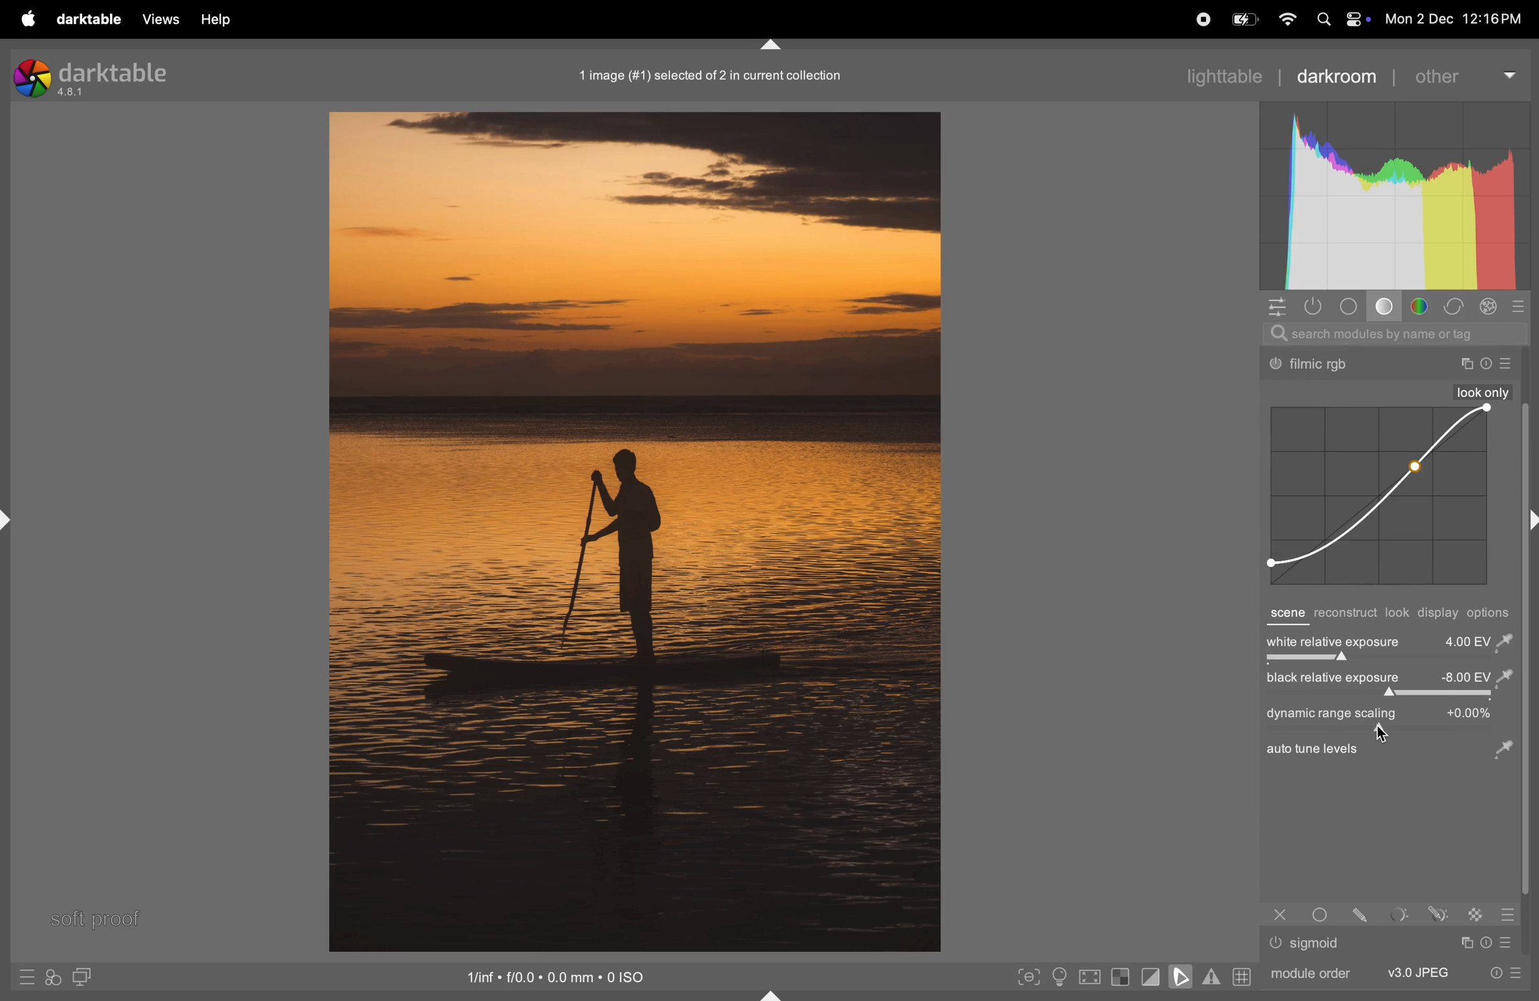  What do you see at coordinates (1222, 74) in the screenshot?
I see `lighttable` at bounding box center [1222, 74].